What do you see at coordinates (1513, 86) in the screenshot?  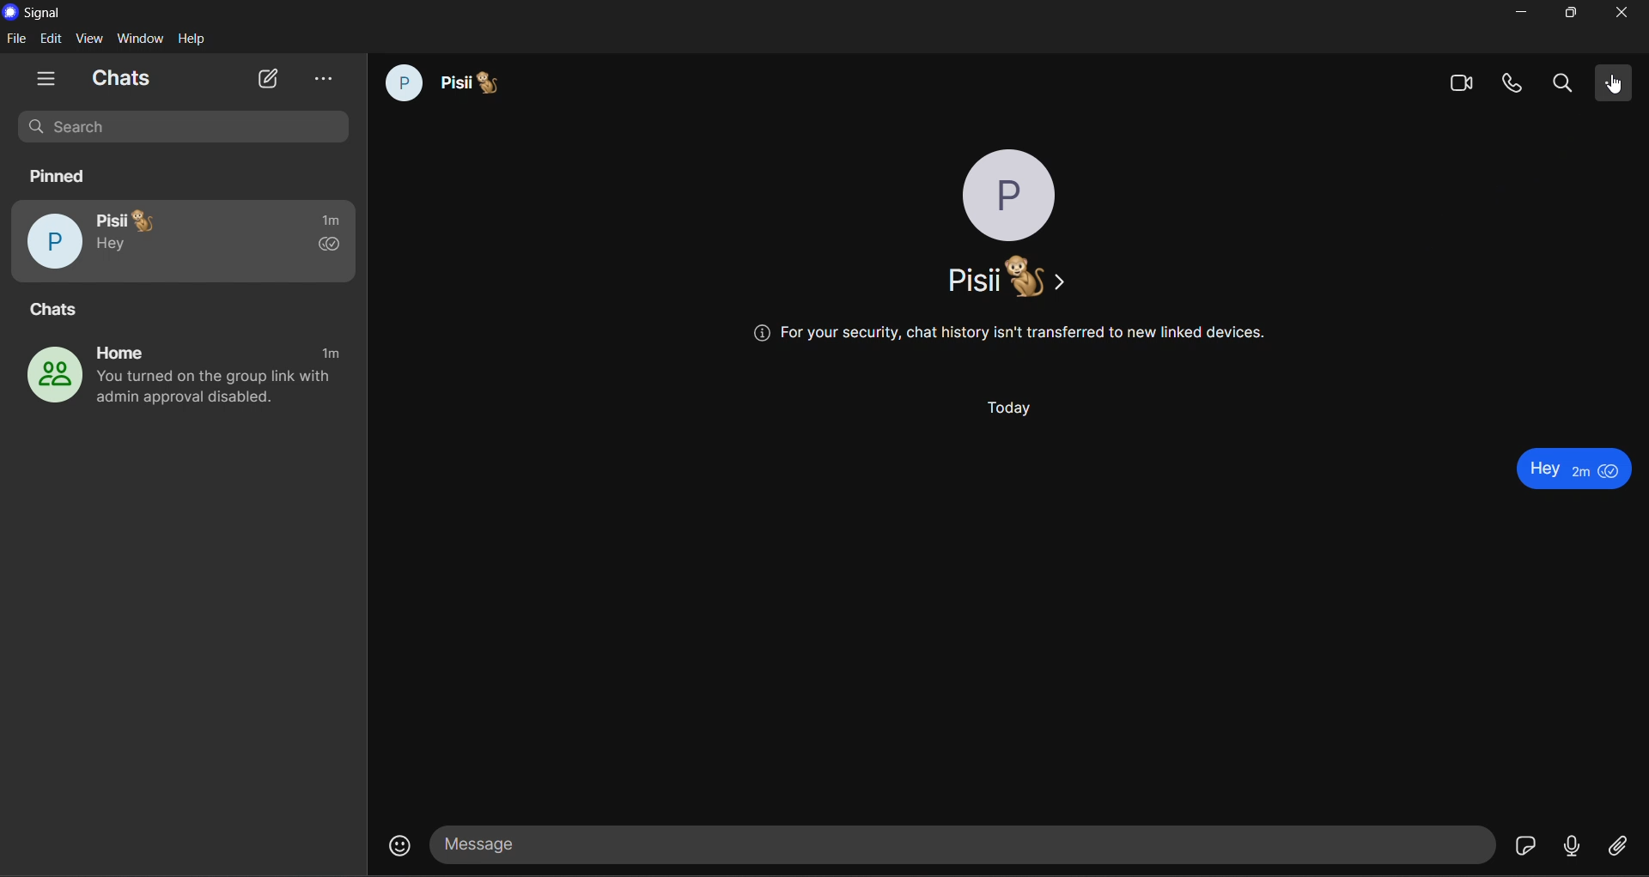 I see `calls` at bounding box center [1513, 86].